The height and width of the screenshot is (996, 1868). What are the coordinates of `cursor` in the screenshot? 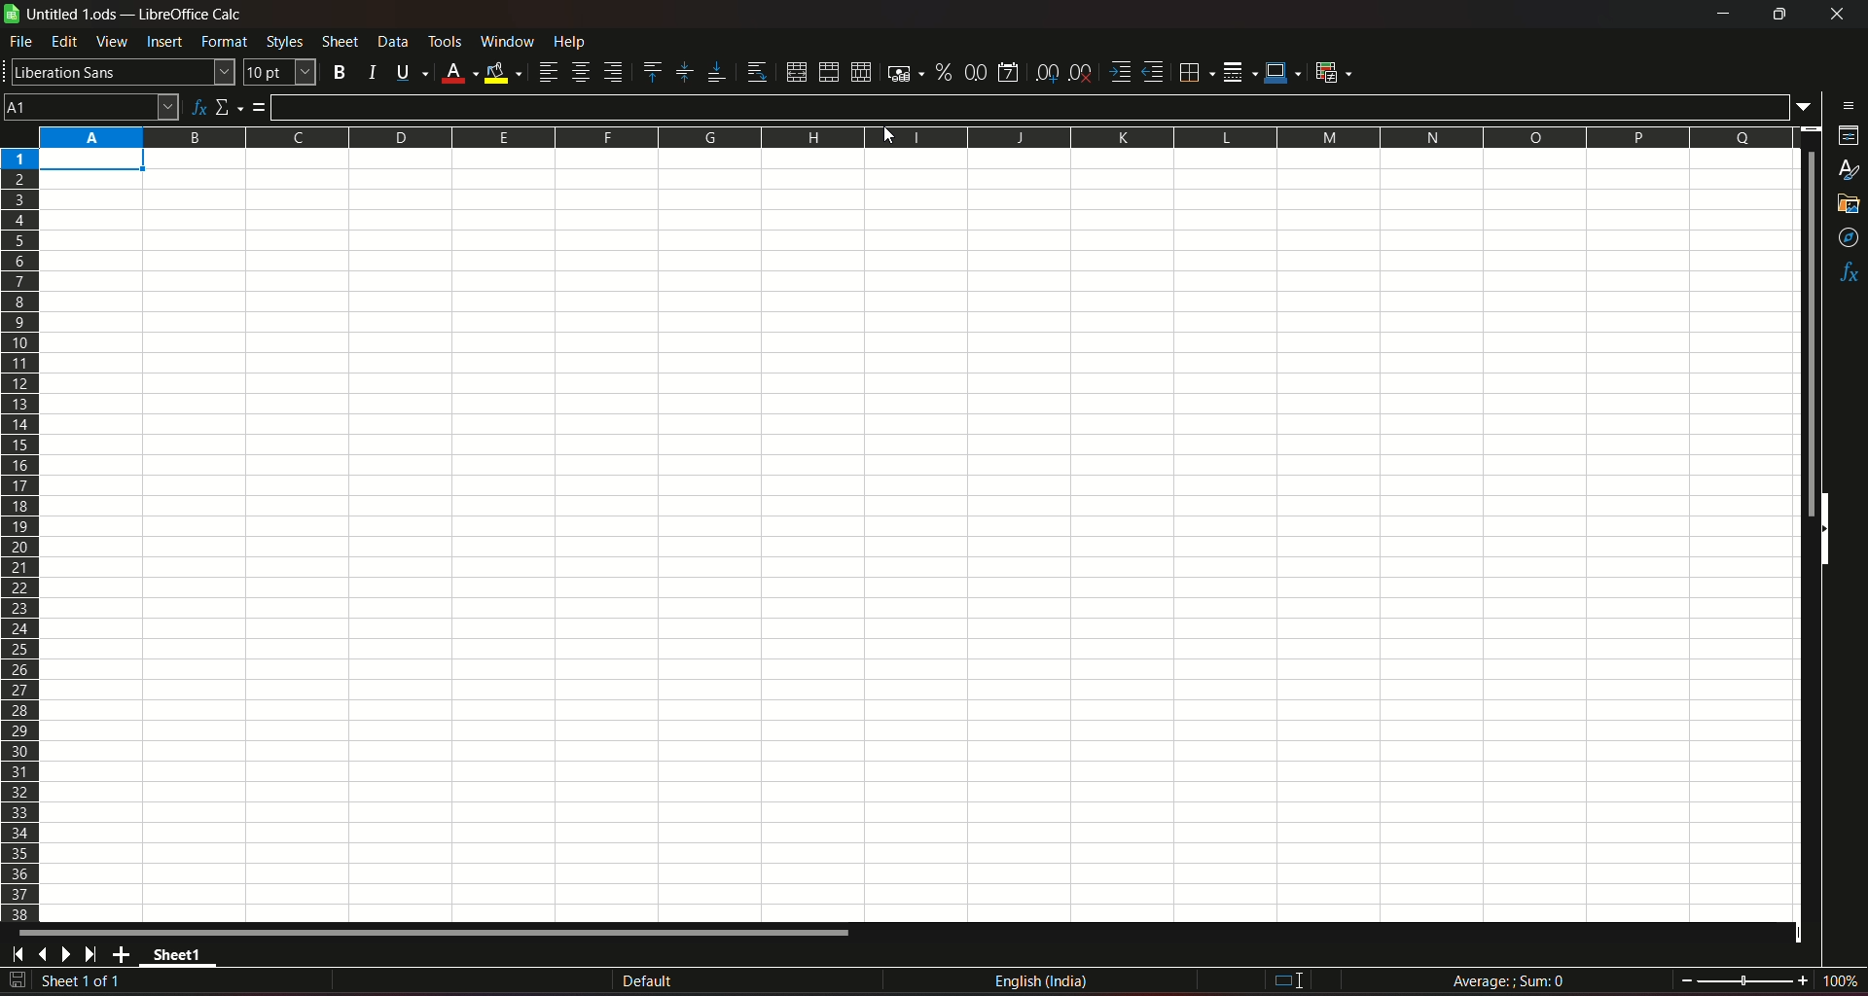 It's located at (886, 141).